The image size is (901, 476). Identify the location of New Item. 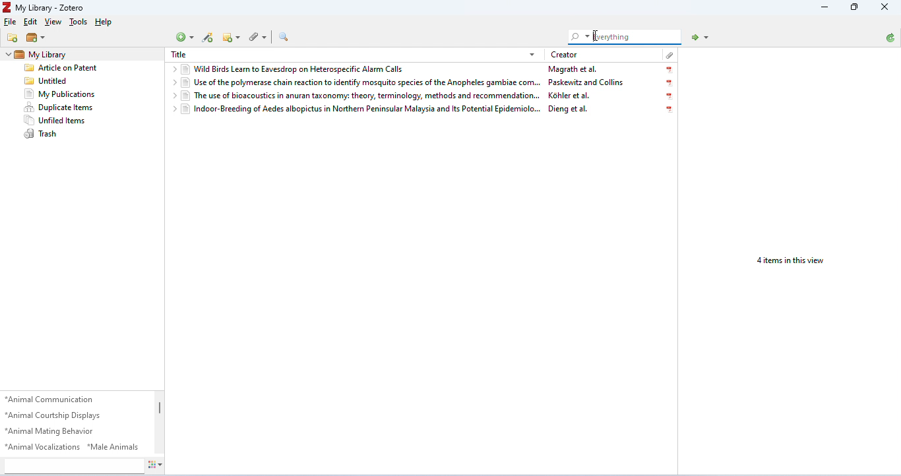
(185, 37).